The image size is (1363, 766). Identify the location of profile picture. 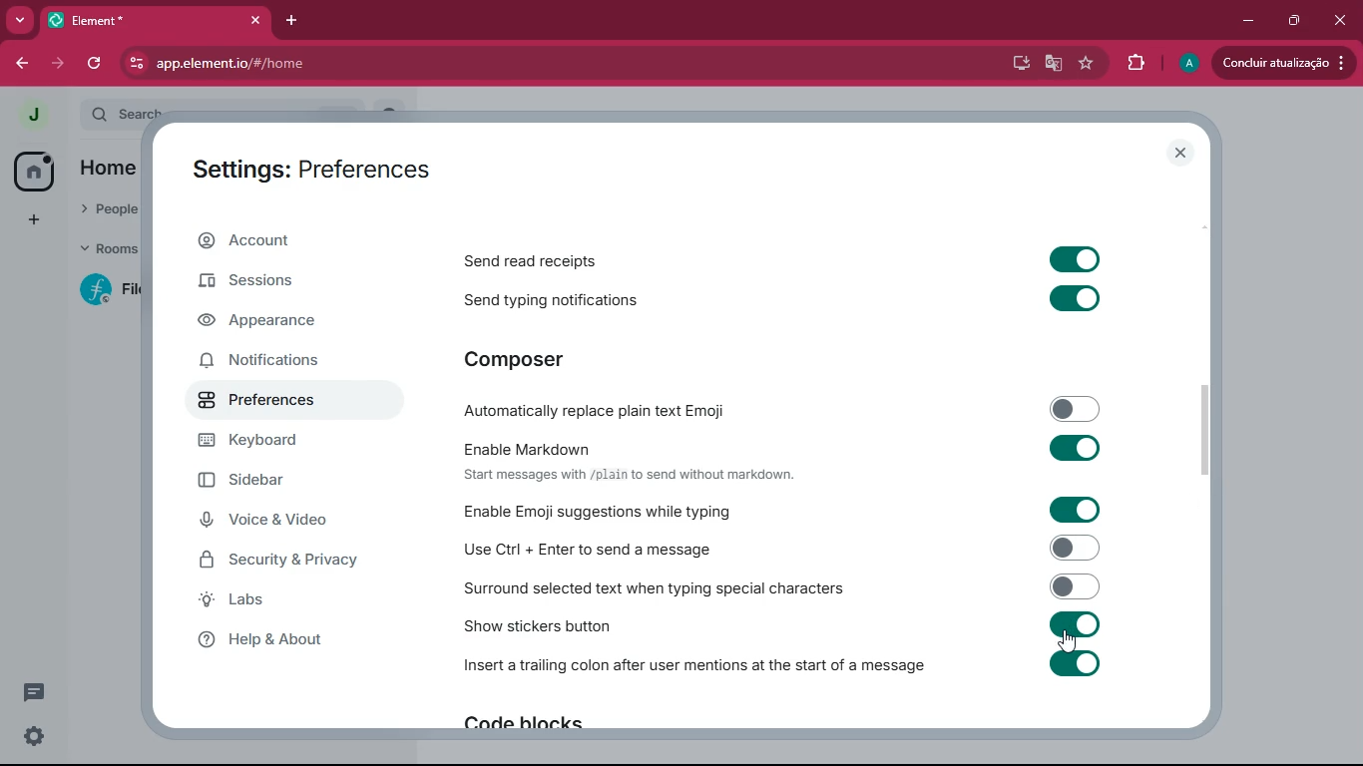
(32, 115).